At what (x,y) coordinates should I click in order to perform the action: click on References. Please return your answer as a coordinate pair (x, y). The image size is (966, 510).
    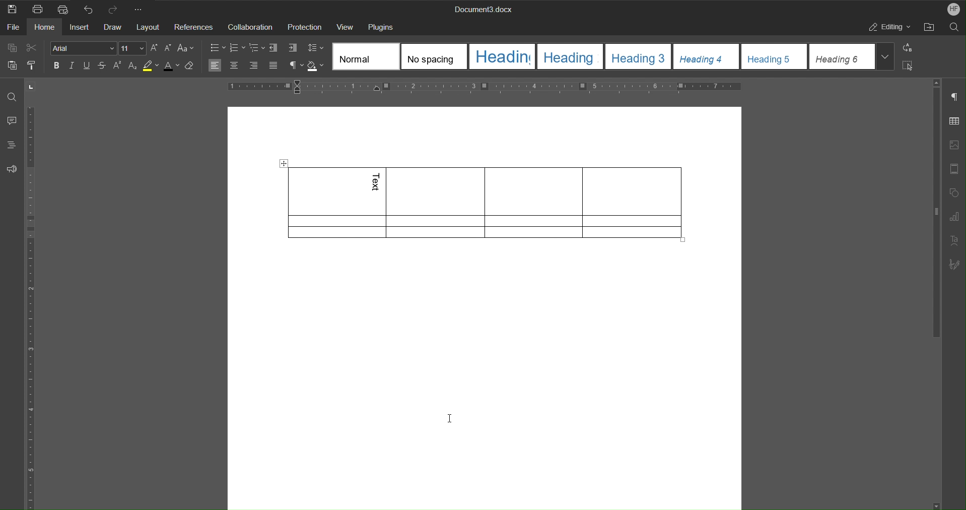
    Looking at the image, I should click on (193, 27).